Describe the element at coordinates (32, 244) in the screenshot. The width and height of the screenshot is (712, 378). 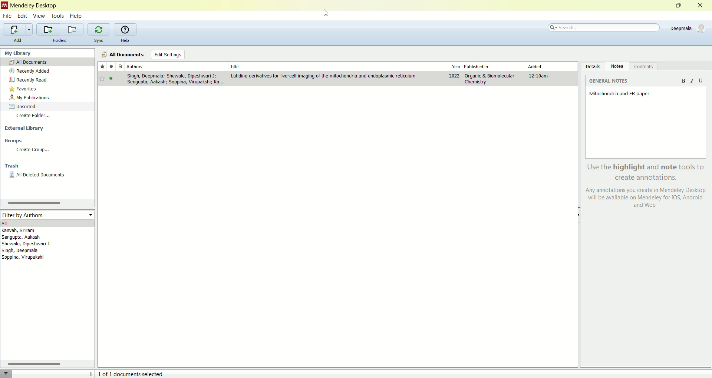
I see `Shewale, Dipeshwari J` at that location.